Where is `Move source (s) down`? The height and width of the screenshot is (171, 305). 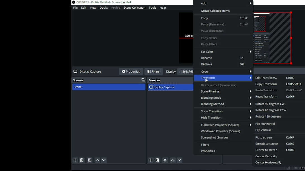
Move source (s) down is located at coordinates (180, 160).